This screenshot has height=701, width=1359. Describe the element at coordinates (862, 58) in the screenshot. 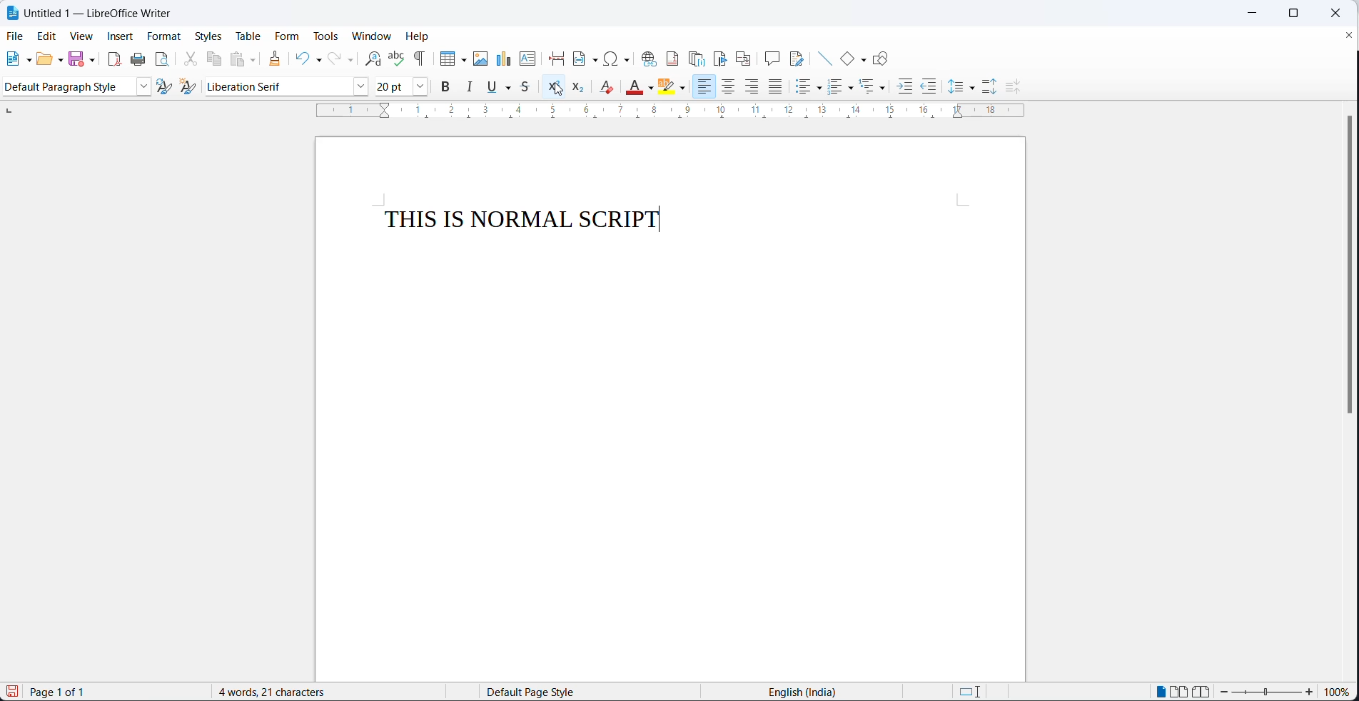

I see `basic shapes options` at that location.